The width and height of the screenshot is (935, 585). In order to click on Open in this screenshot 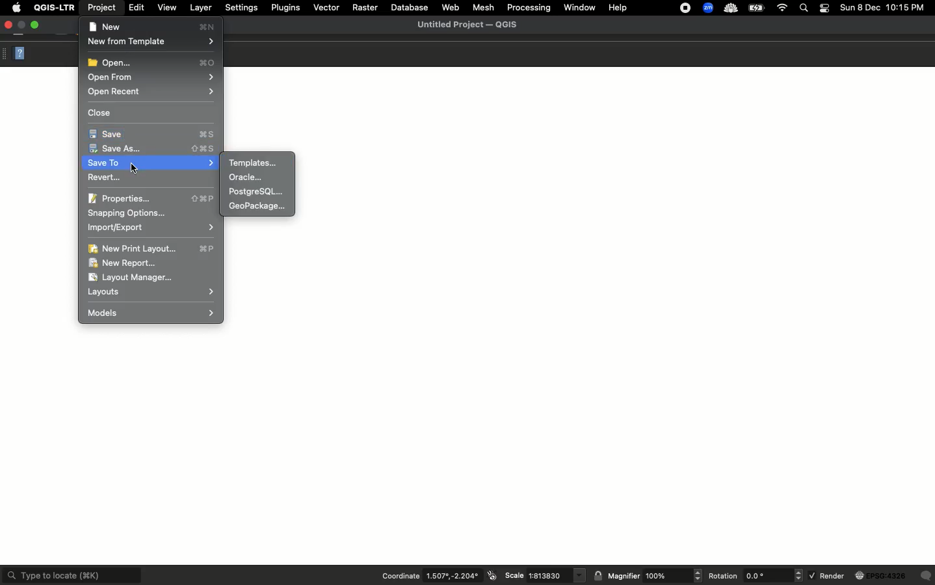, I will do `click(153, 63)`.